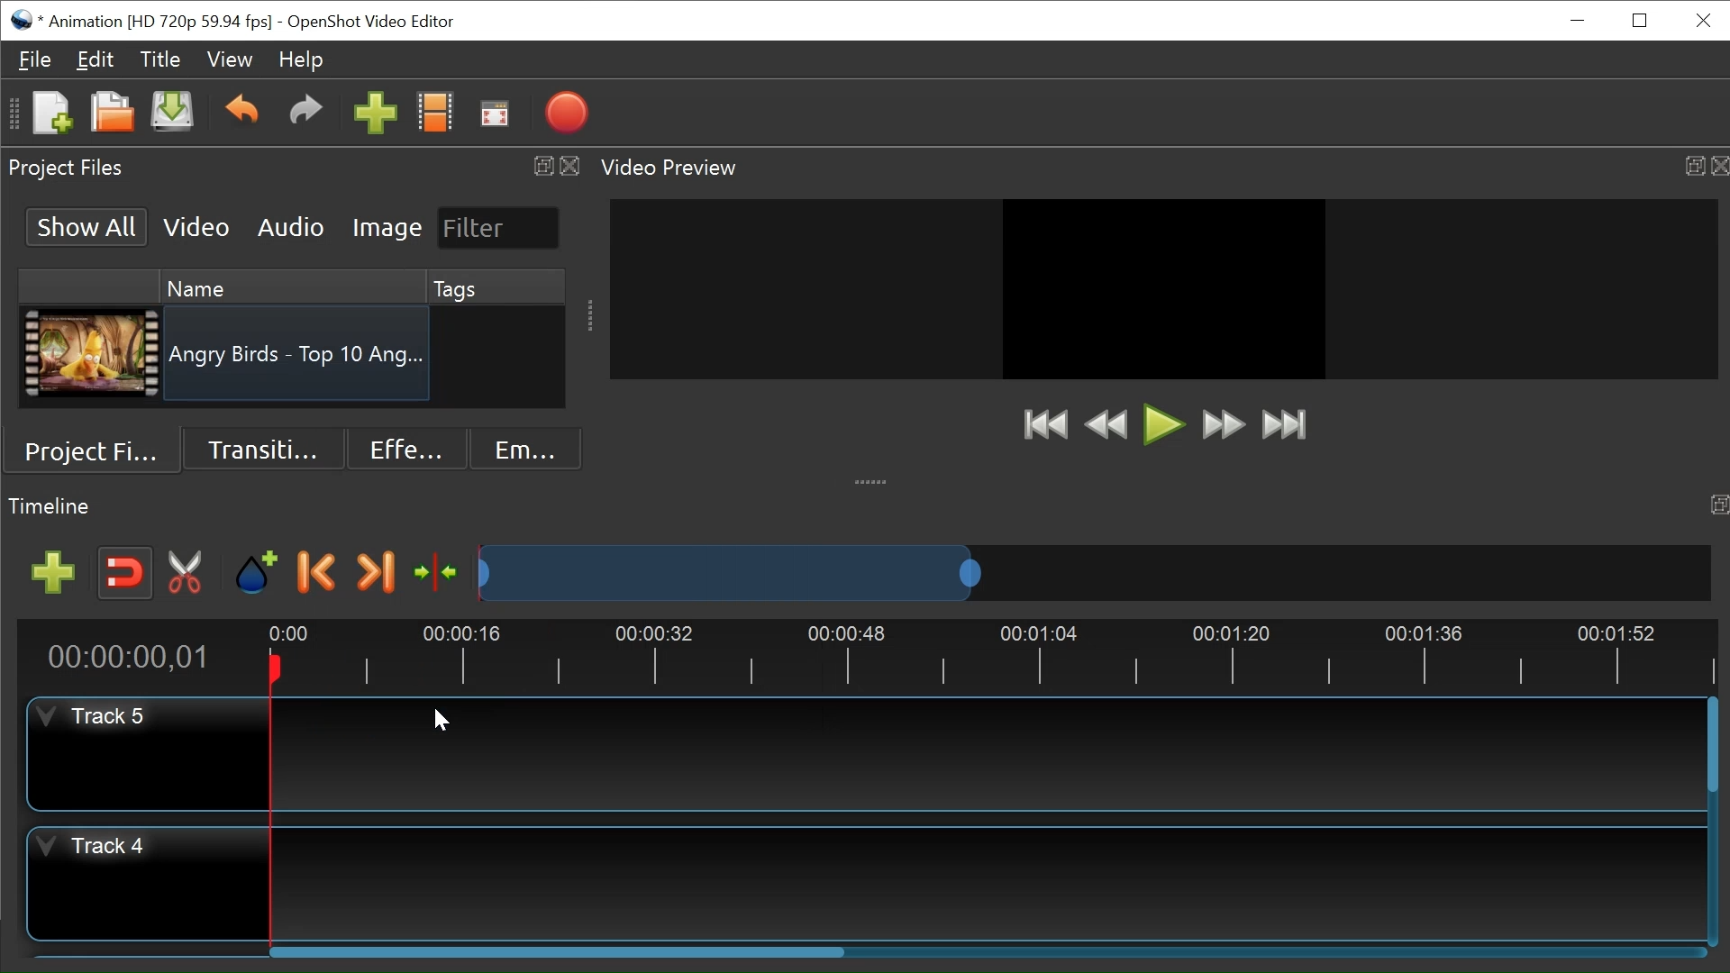 The image size is (1730, 973). I want to click on OpenShot Desktop Icon, so click(23, 19).